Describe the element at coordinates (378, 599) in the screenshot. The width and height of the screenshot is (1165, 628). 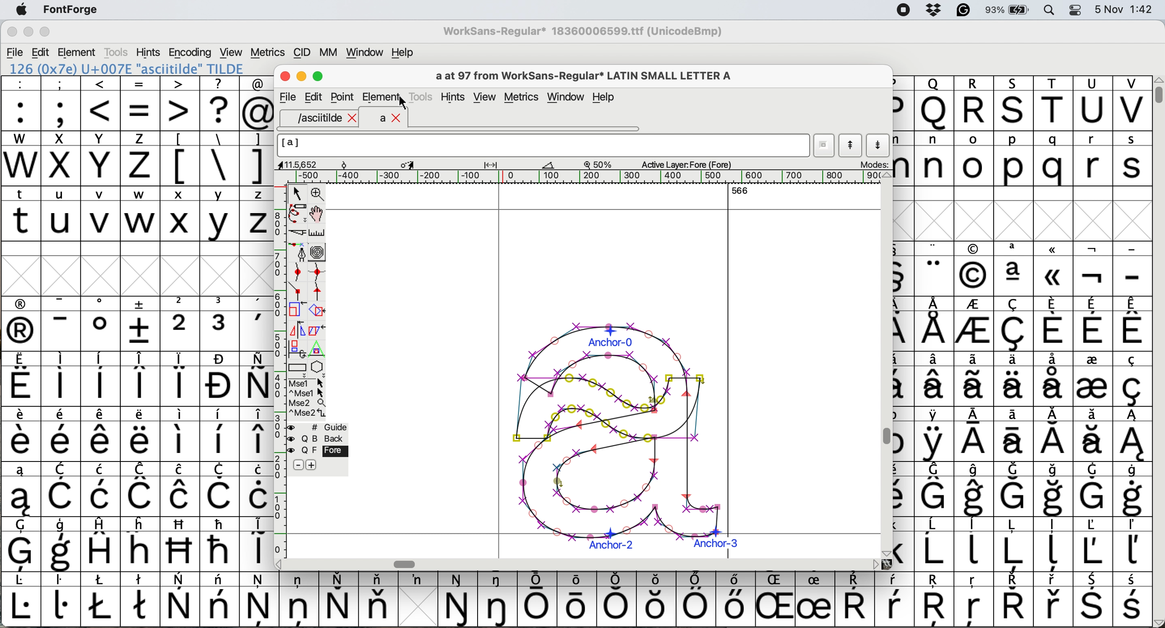
I see `symbol` at that location.